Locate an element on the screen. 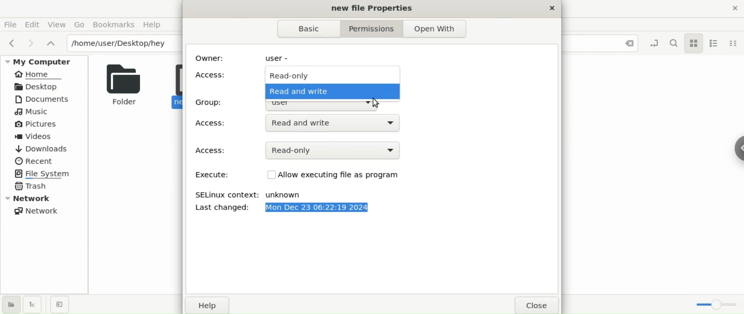  Music is located at coordinates (33, 113).